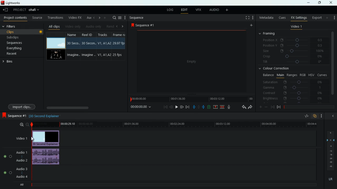 Image resolution: width=337 pixels, height=189 pixels. What do you see at coordinates (8, 156) in the screenshot?
I see `Audio` at bounding box center [8, 156].